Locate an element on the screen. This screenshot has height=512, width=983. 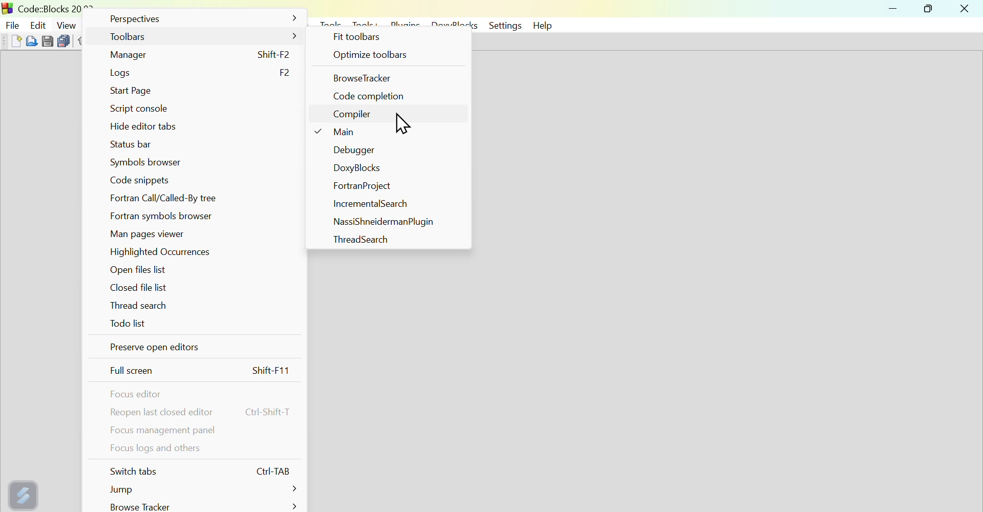
Compiler is located at coordinates (353, 116).